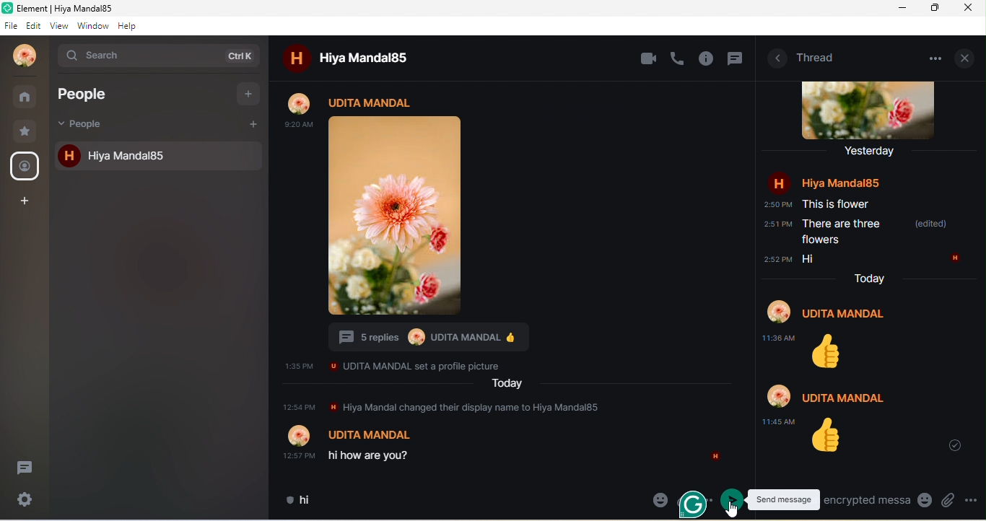  I want to click on Hiya Mandal changed their display name to Hiya Mandal85, so click(467, 408).